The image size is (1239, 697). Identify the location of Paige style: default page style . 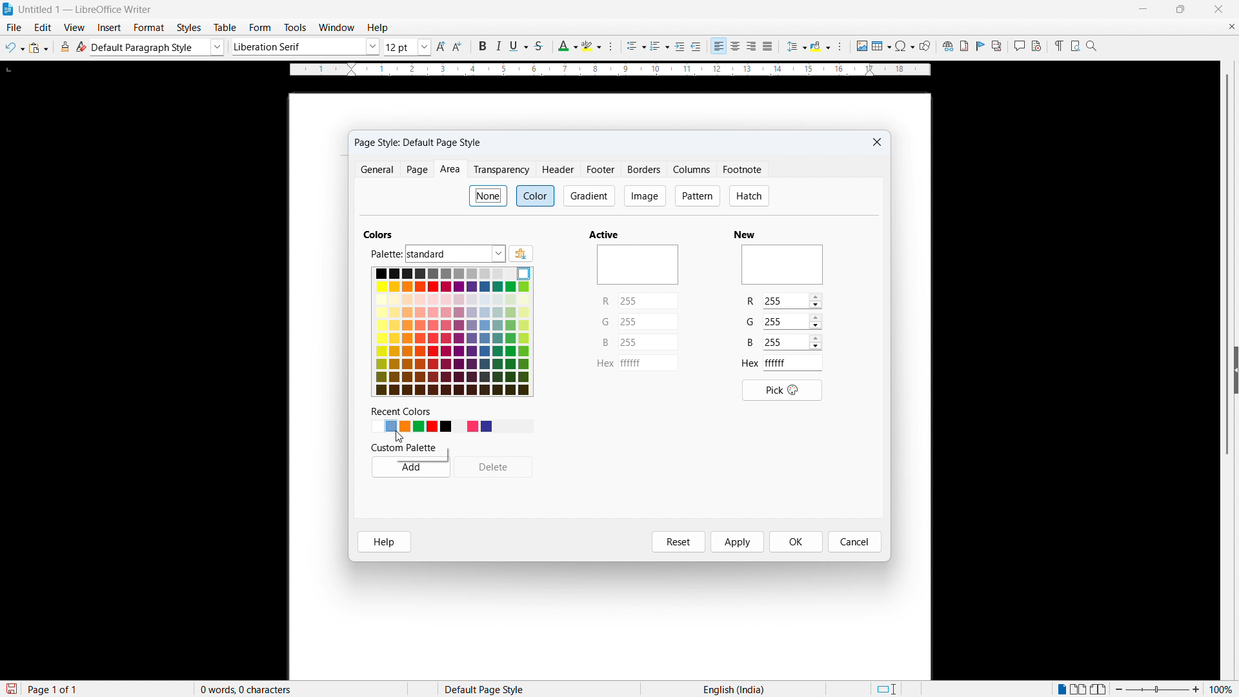
(417, 143).